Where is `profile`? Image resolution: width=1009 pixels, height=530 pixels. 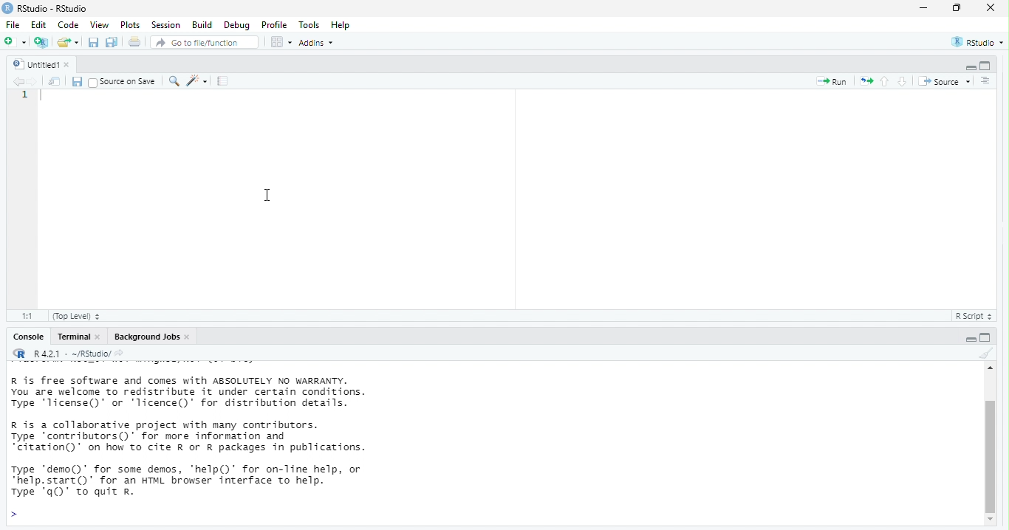
profile is located at coordinates (276, 25).